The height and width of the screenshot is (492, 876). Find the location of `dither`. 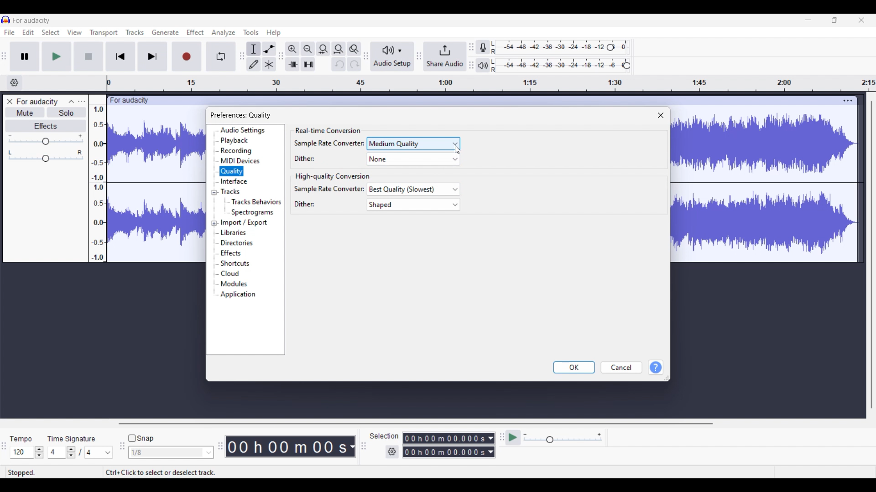

dither is located at coordinates (307, 158).